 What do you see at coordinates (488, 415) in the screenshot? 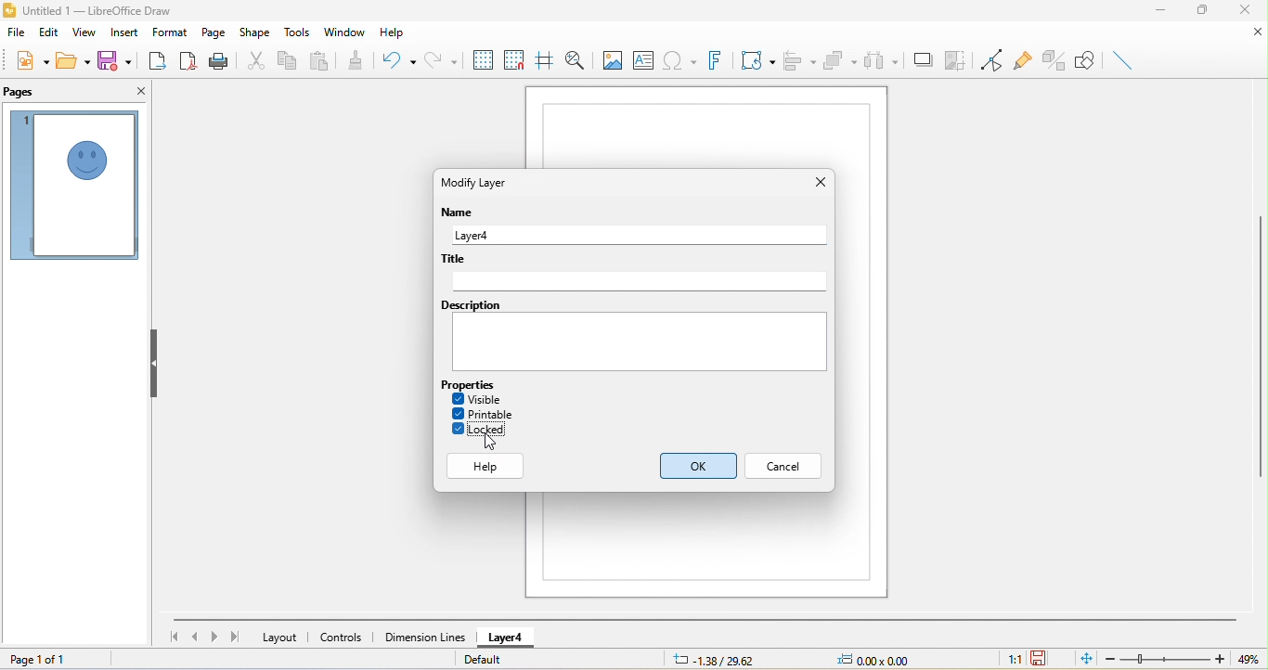
I see `printable` at bounding box center [488, 415].